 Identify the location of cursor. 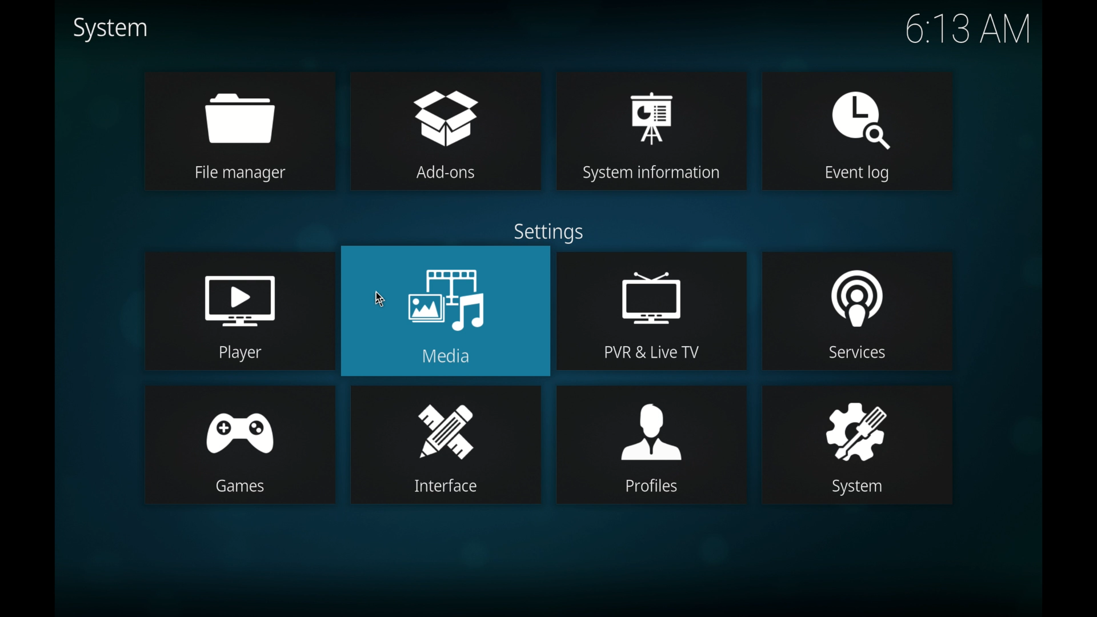
(381, 298).